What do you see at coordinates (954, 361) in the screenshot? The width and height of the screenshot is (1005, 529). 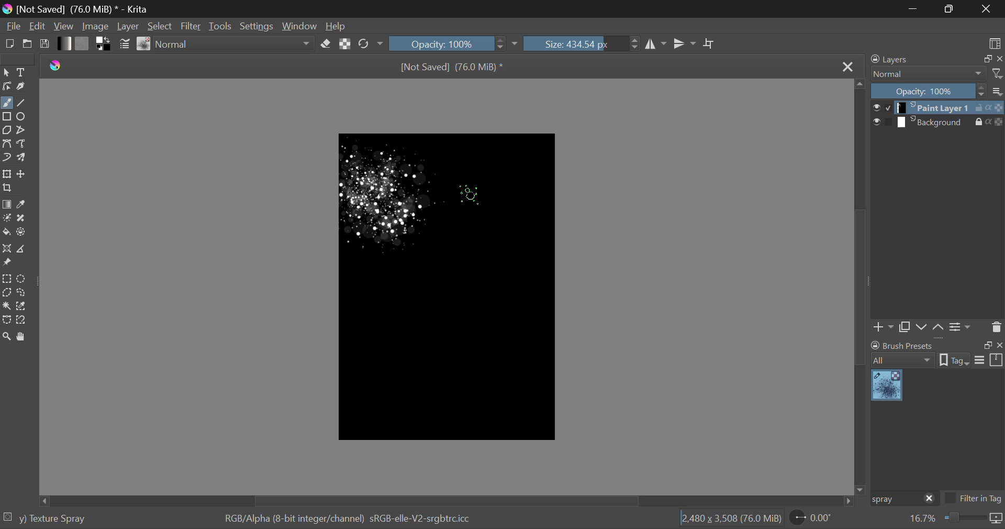 I see `tag` at bounding box center [954, 361].